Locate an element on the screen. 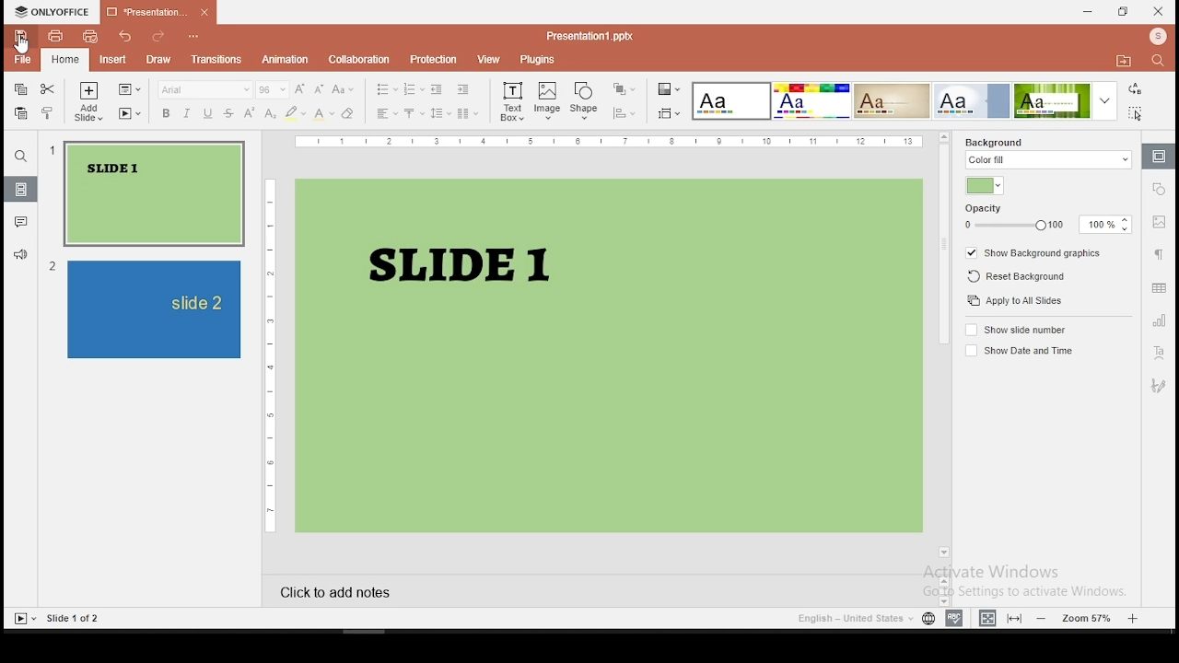  copy formatting is located at coordinates (49, 111).